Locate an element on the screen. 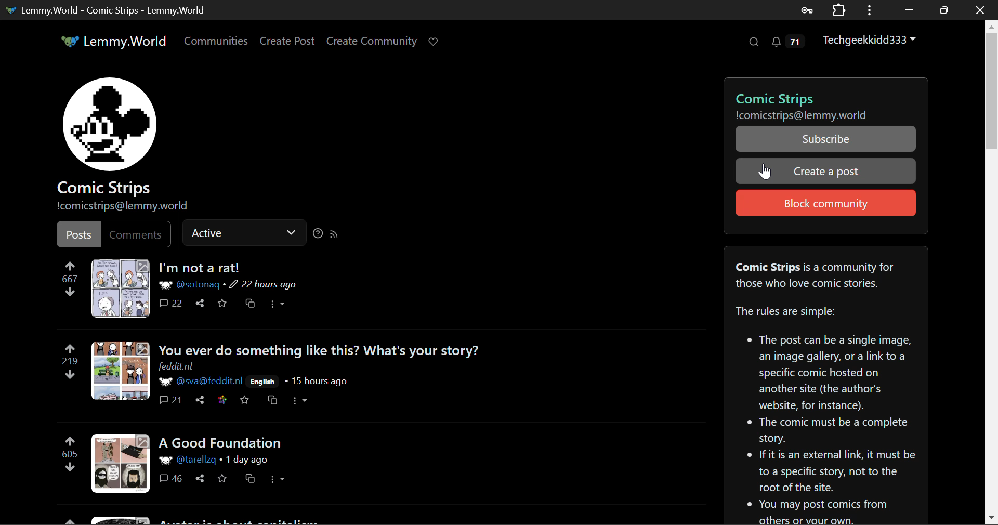  219 Upvotes is located at coordinates (70, 361).